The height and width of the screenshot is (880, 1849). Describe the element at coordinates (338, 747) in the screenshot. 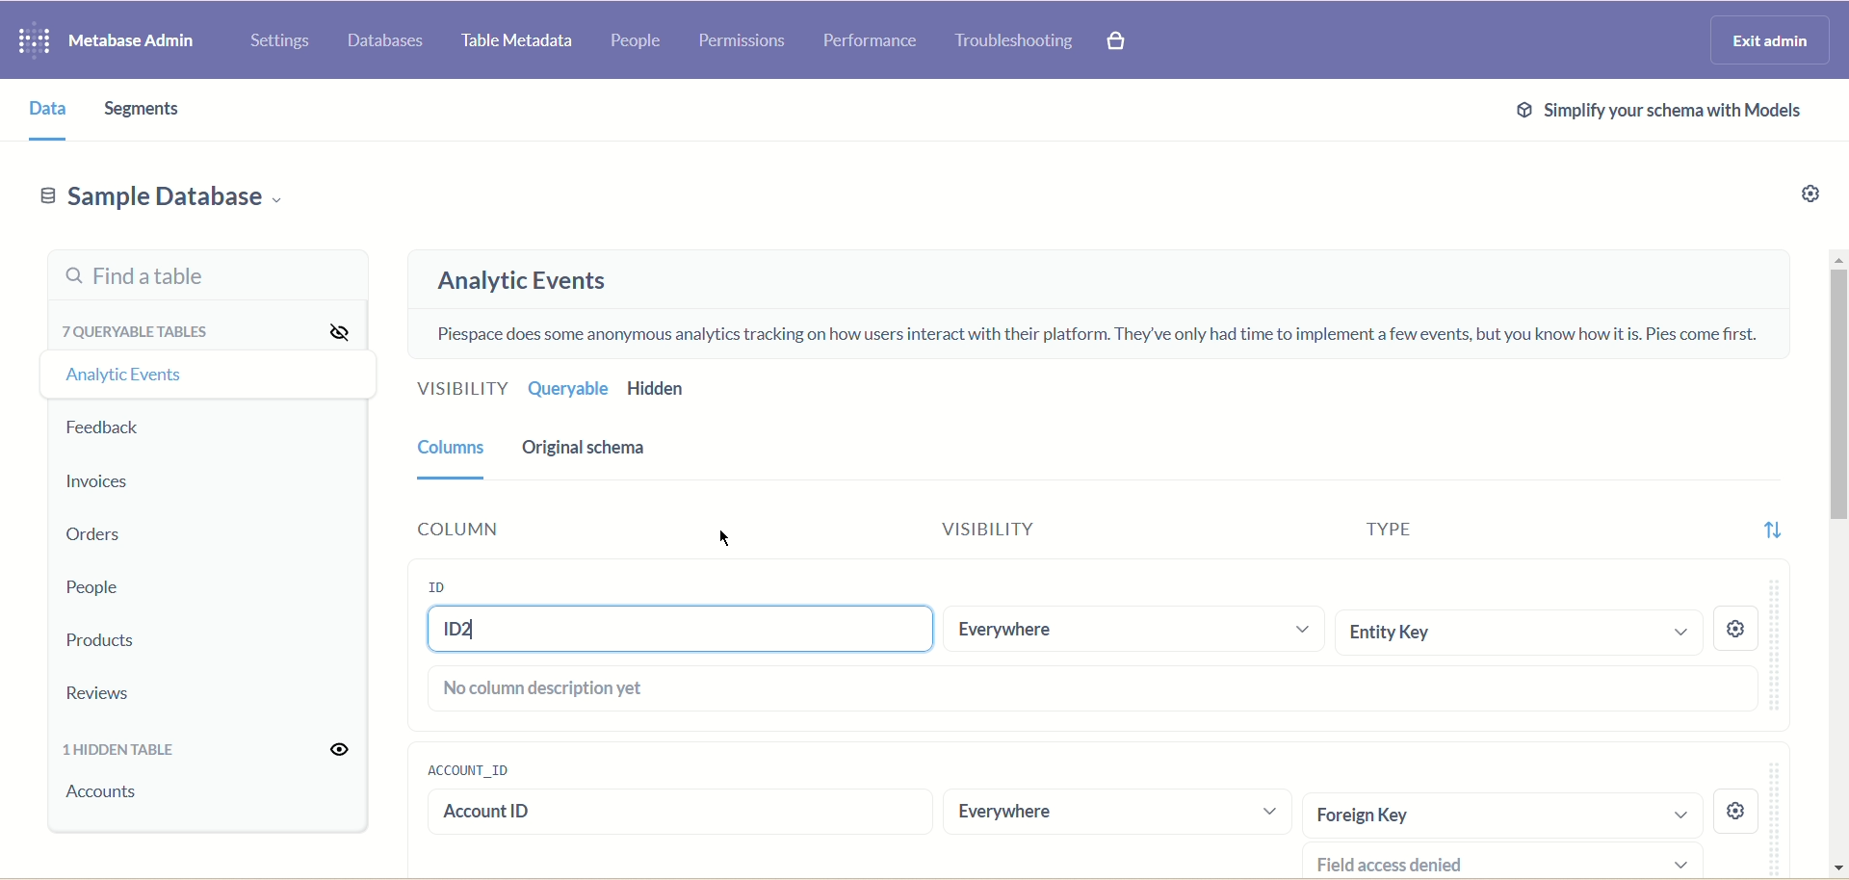

I see `Unhide all` at that location.